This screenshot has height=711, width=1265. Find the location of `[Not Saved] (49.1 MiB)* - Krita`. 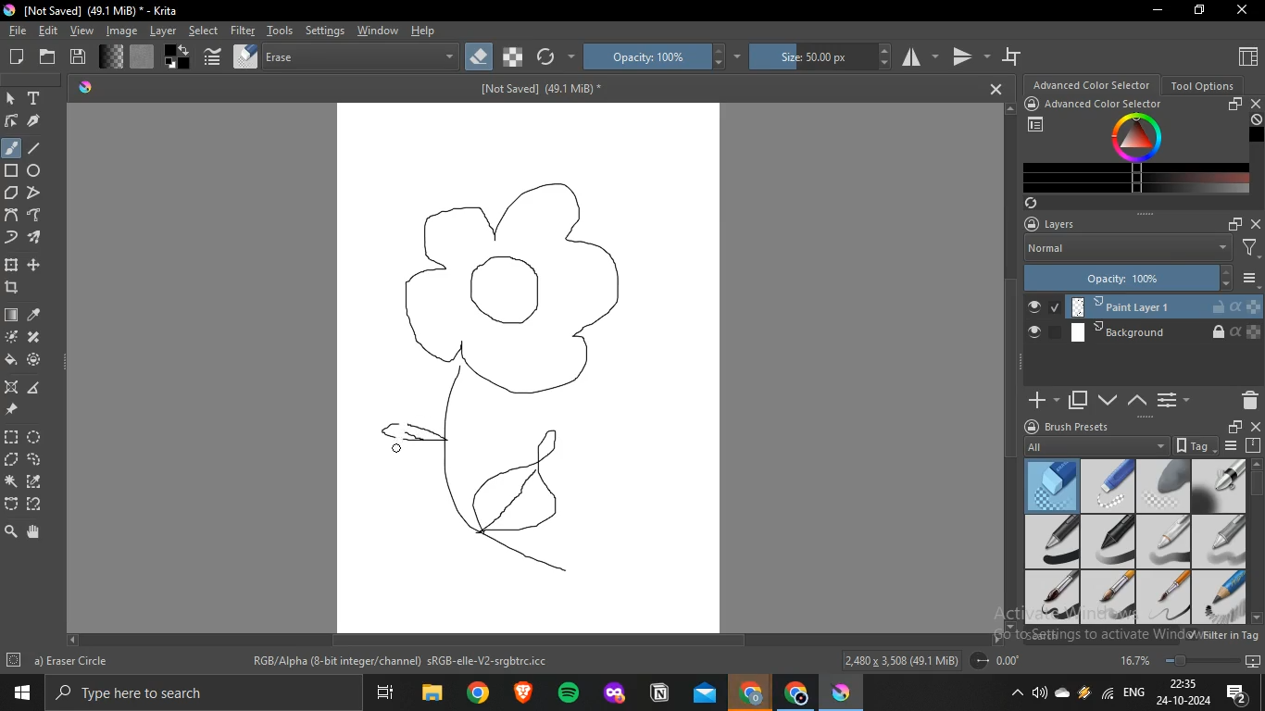

[Not Saved] (49.1 MiB)* - Krita is located at coordinates (107, 12).